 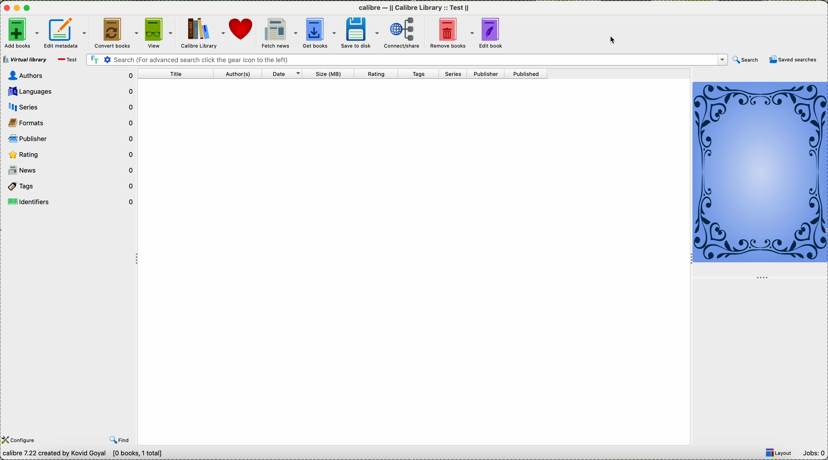 What do you see at coordinates (6, 9) in the screenshot?
I see `close` at bounding box center [6, 9].